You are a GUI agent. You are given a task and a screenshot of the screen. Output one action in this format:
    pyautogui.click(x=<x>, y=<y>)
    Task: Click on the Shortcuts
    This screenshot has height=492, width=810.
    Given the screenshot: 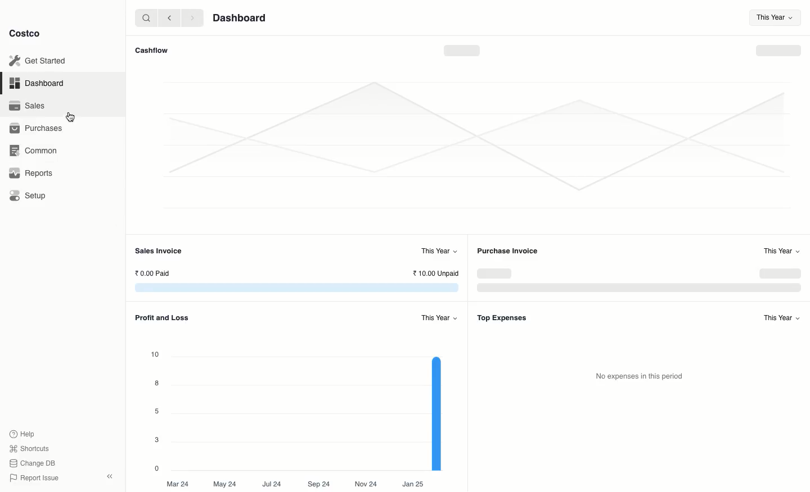 What is the action you would take?
    pyautogui.click(x=30, y=448)
    